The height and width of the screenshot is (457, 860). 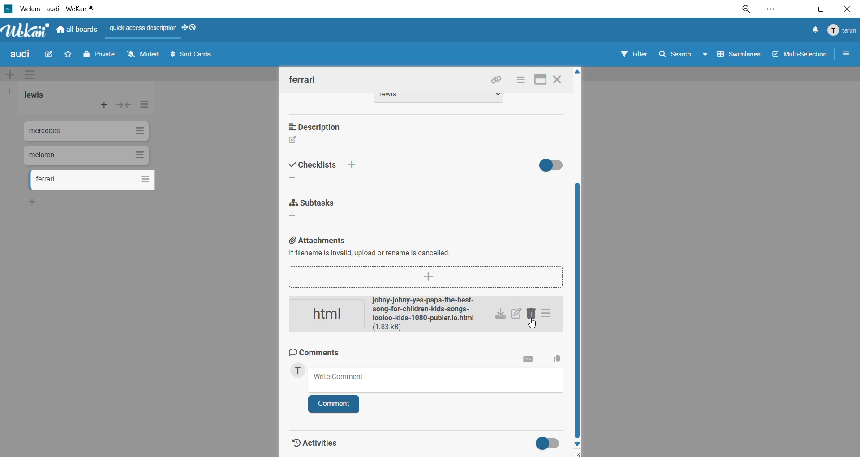 I want to click on attachment actions, so click(x=550, y=315).